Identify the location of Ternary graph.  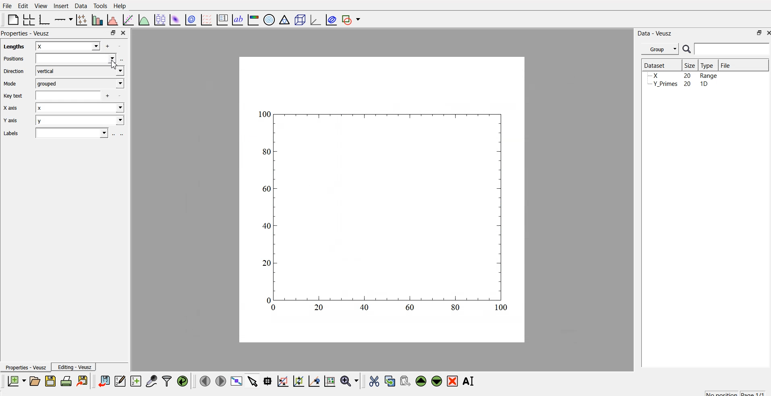
(285, 19).